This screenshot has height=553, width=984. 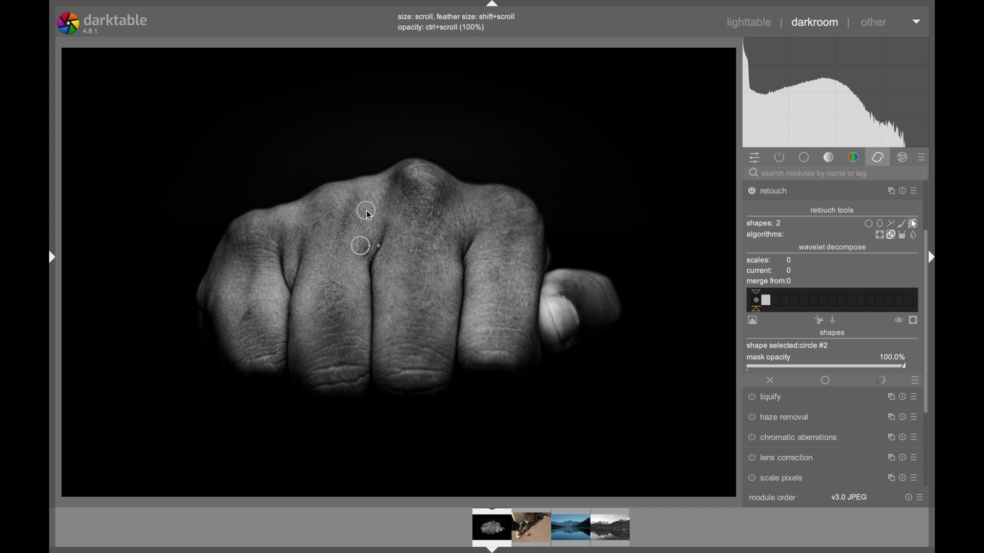 What do you see at coordinates (769, 261) in the screenshot?
I see `scales: 0` at bounding box center [769, 261].